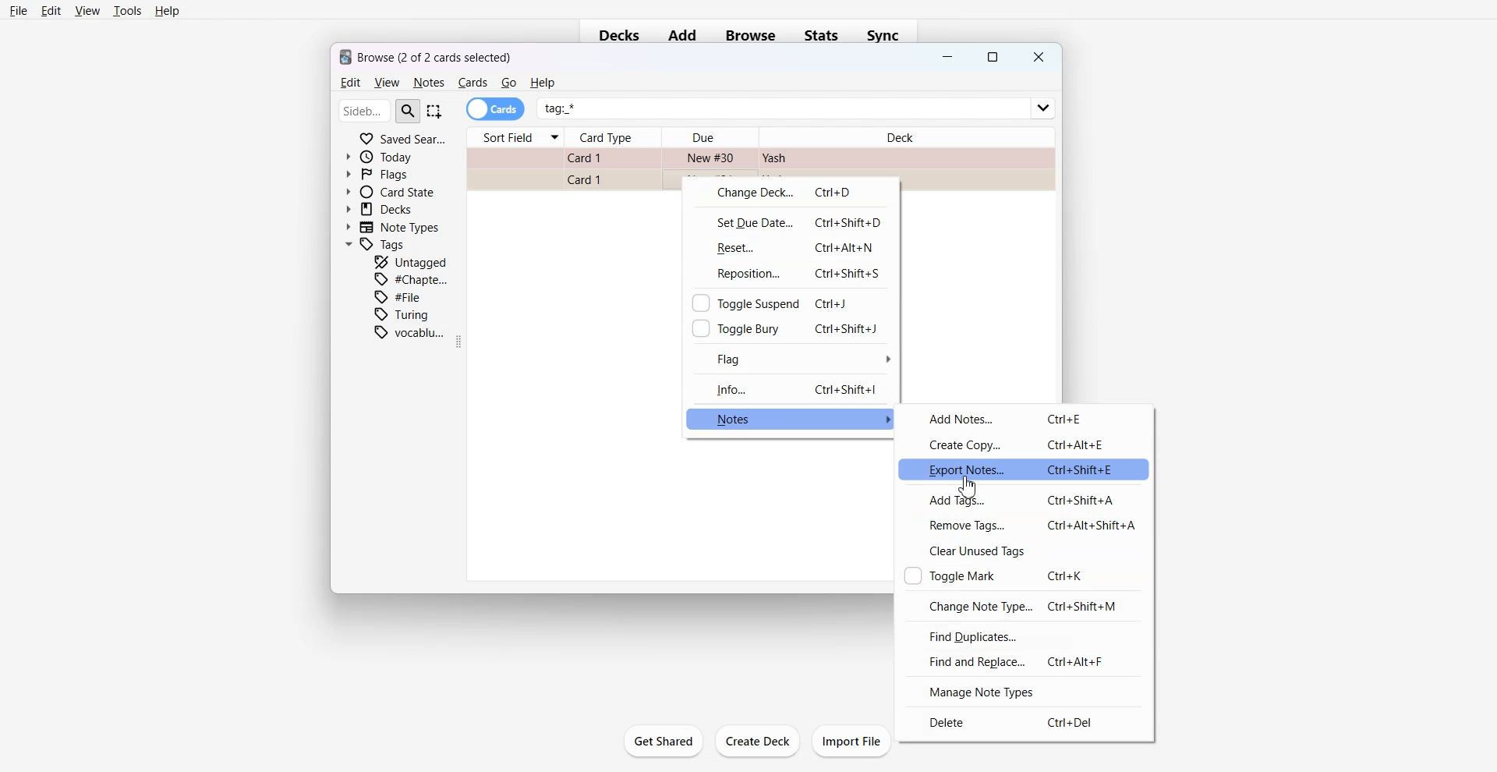  Describe the element at coordinates (542, 83) in the screenshot. I see `He` at that location.